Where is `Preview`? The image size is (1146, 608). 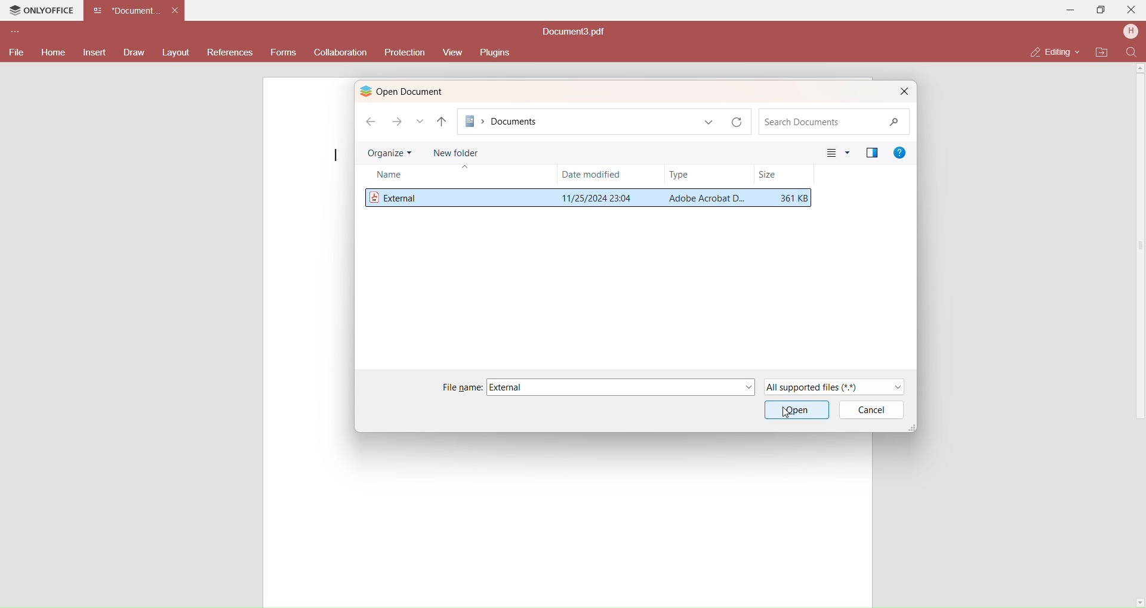 Preview is located at coordinates (871, 151).